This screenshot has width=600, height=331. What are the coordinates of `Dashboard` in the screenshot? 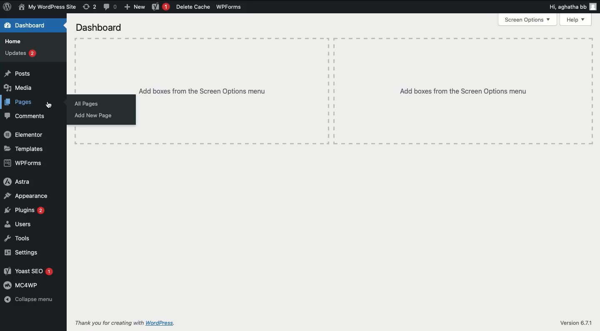 It's located at (27, 26).